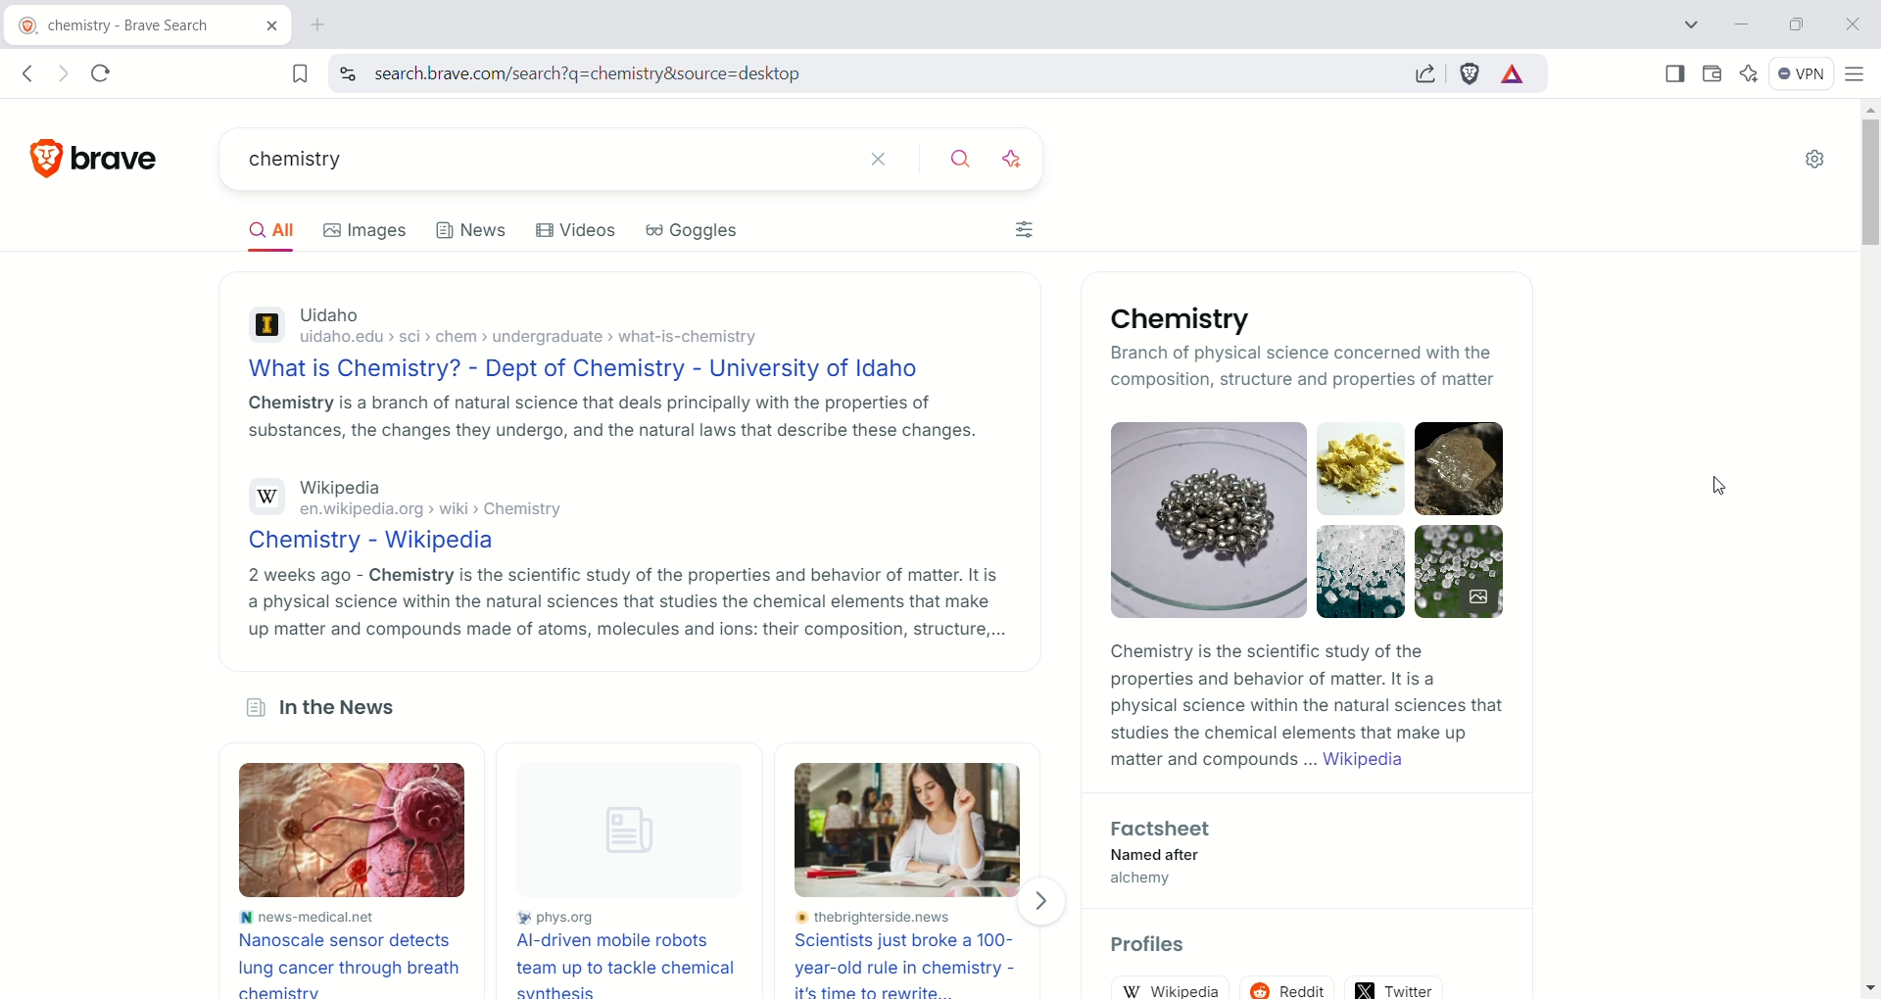 Image resolution: width=1881 pixels, height=999 pixels. Describe the element at coordinates (1709, 71) in the screenshot. I see `wallet` at that location.